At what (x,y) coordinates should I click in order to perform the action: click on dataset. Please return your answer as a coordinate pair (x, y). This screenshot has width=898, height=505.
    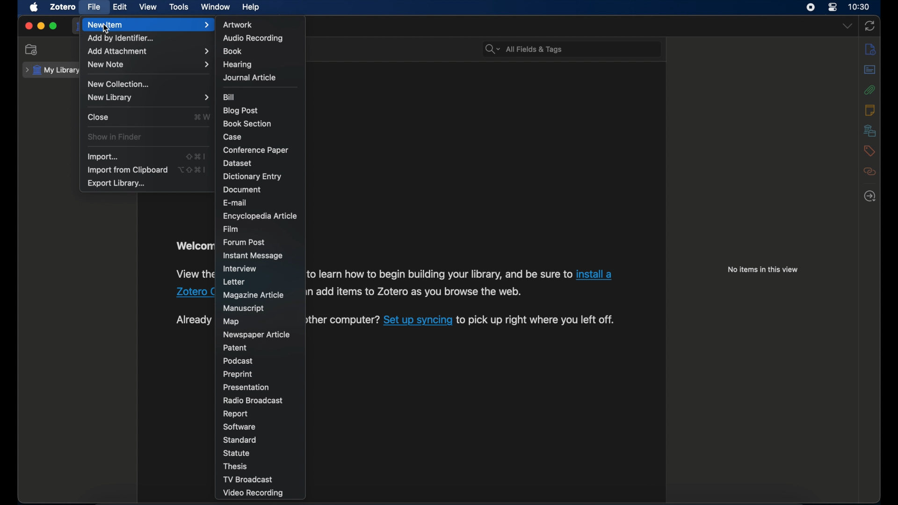
    Looking at the image, I should click on (236, 164).